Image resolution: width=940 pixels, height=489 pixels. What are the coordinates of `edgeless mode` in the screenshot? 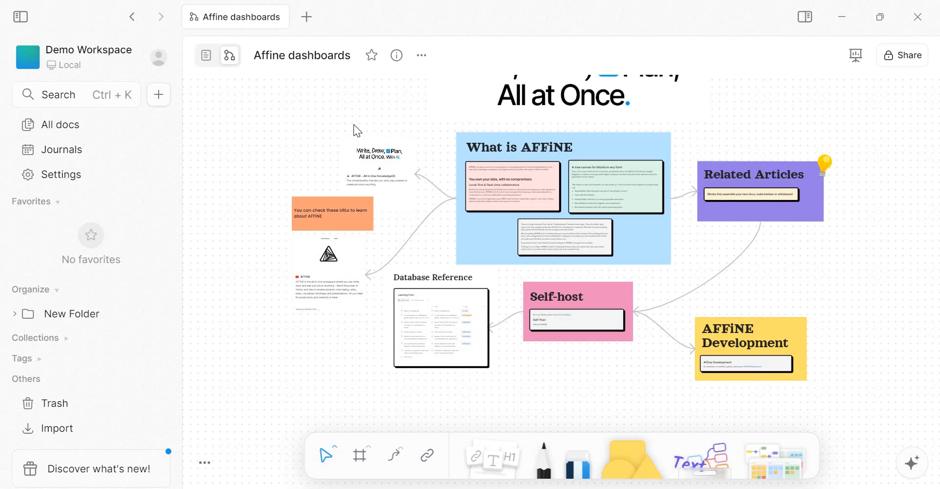 It's located at (229, 55).